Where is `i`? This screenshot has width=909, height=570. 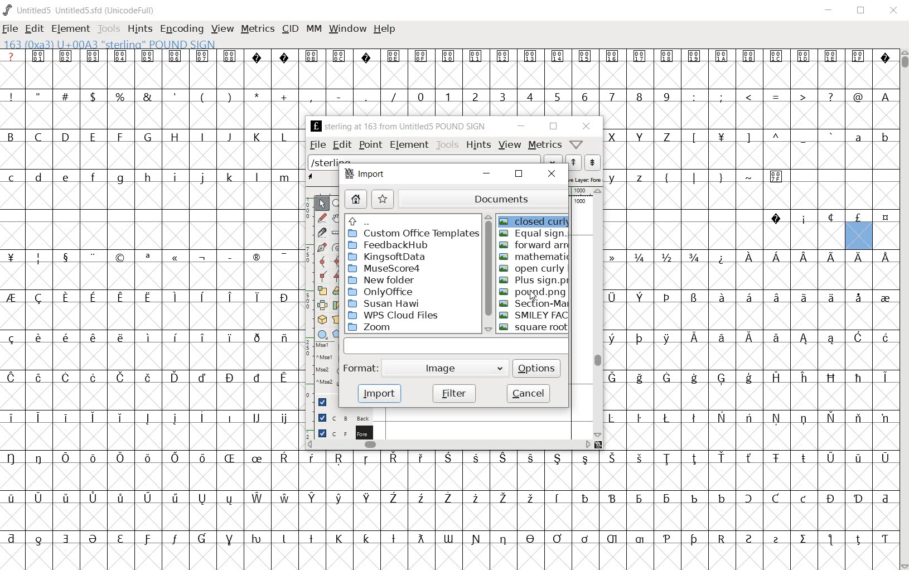
i is located at coordinates (175, 178).